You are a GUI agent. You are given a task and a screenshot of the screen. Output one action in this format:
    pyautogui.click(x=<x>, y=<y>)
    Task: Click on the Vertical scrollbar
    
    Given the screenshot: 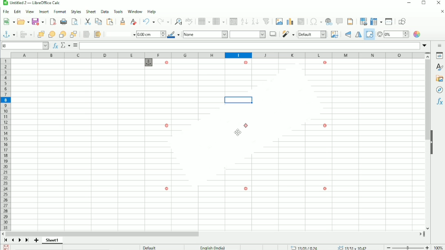 What is the action you would take?
    pyautogui.click(x=428, y=96)
    